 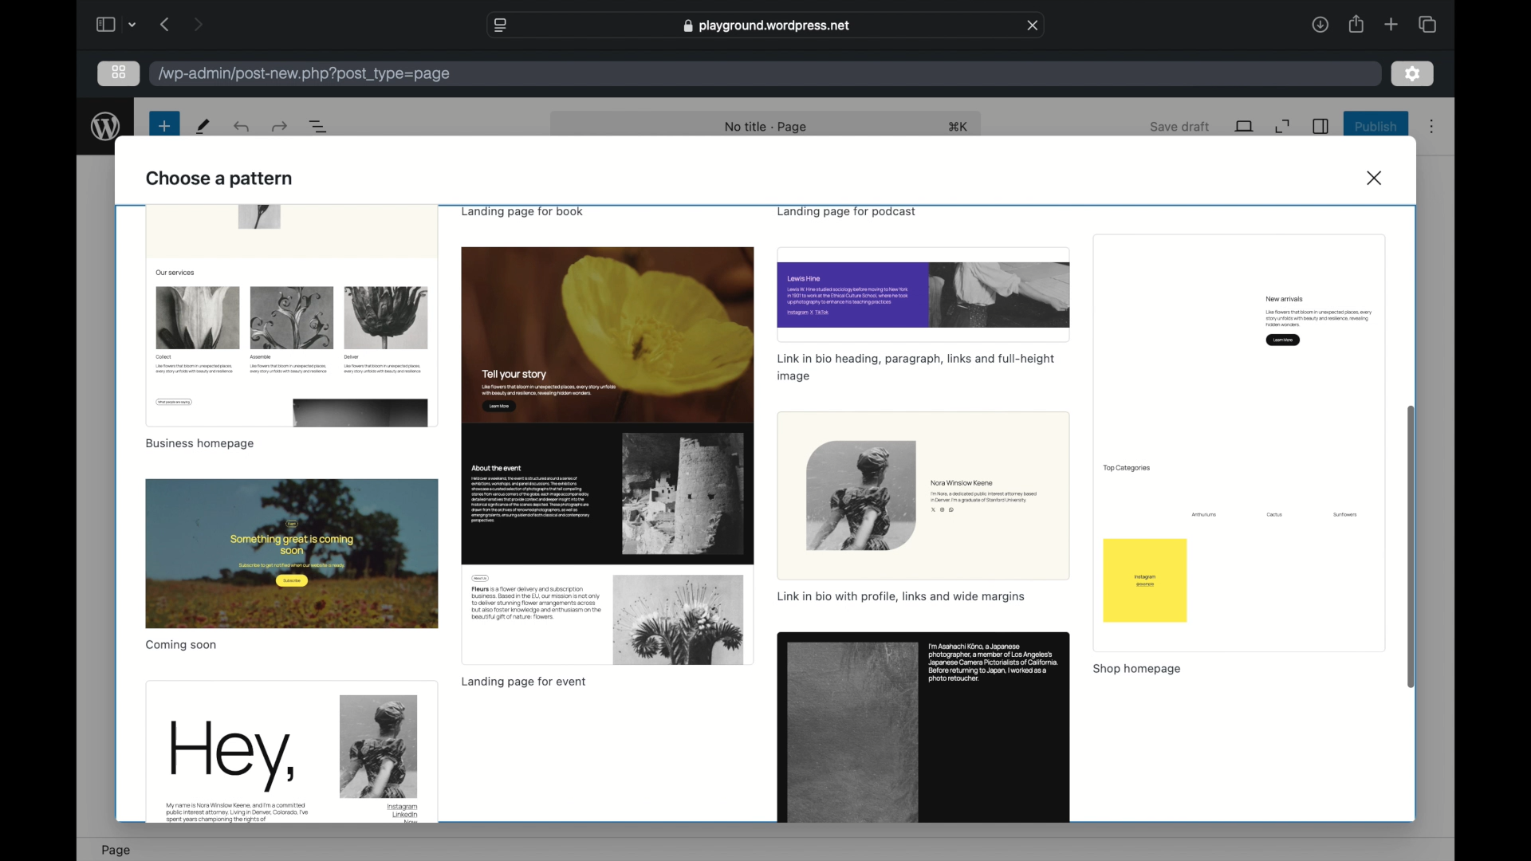 I want to click on choose pattern, so click(x=220, y=179).